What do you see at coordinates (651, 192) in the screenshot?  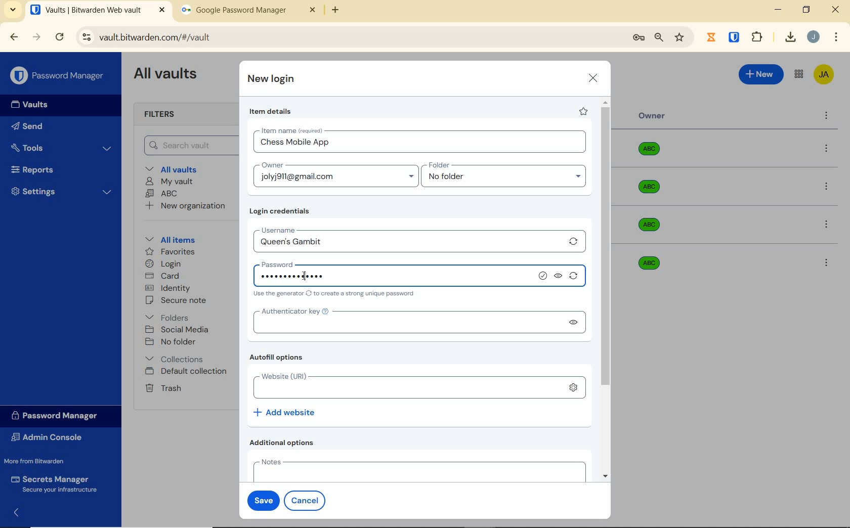 I see `Owner organization` at bounding box center [651, 192].